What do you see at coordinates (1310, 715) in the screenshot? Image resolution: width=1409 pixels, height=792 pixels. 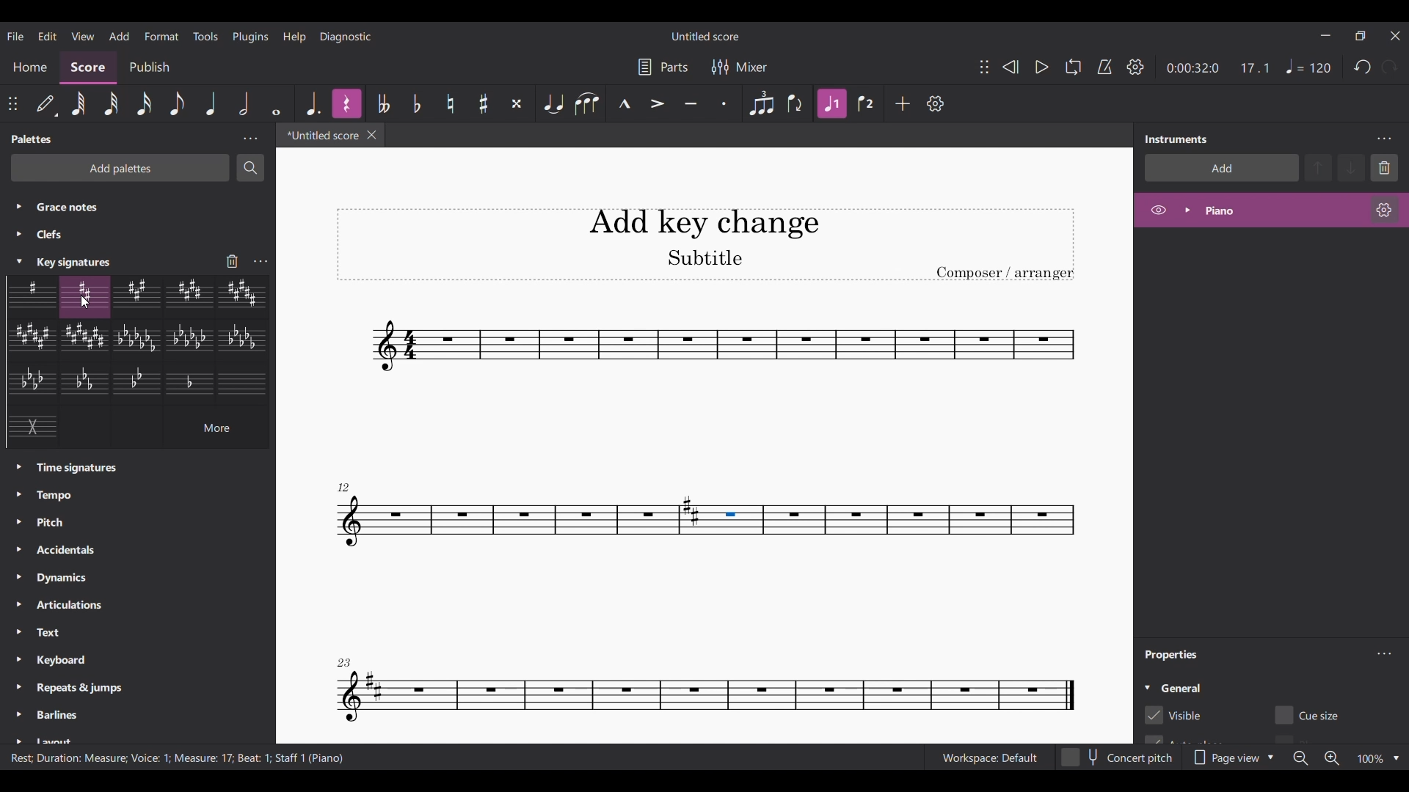 I see `Toggle for Cue size` at bounding box center [1310, 715].